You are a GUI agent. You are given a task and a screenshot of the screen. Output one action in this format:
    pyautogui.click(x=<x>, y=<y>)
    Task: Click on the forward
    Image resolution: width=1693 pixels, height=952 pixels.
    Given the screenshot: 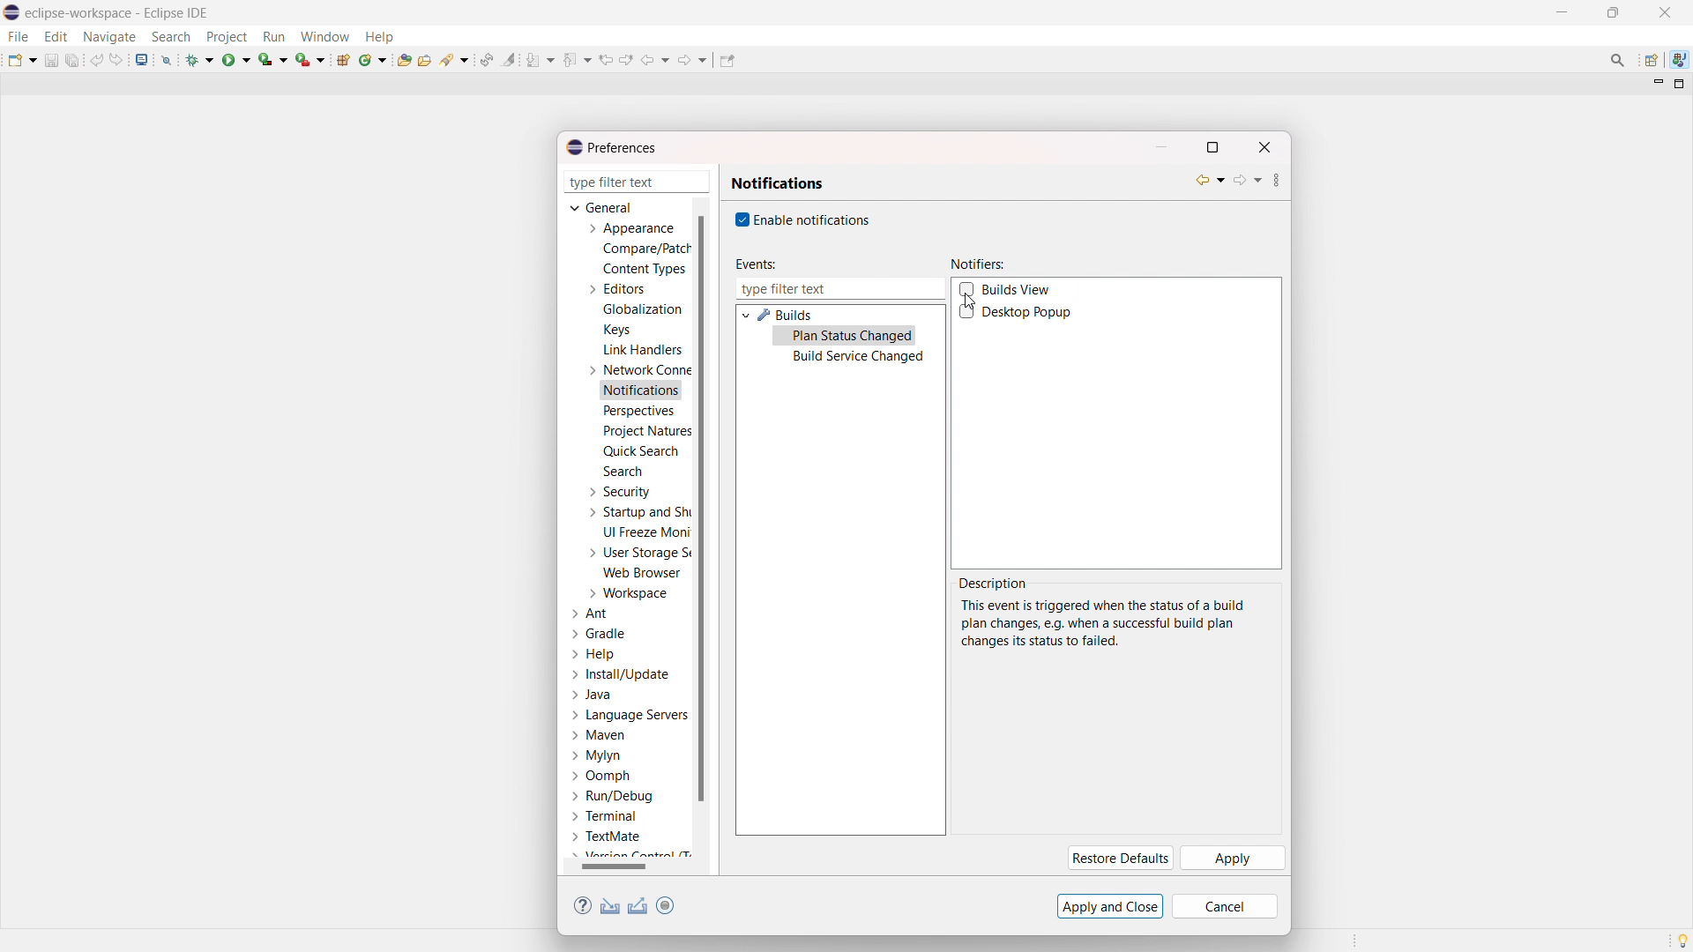 What is the action you would take?
    pyautogui.click(x=1247, y=180)
    